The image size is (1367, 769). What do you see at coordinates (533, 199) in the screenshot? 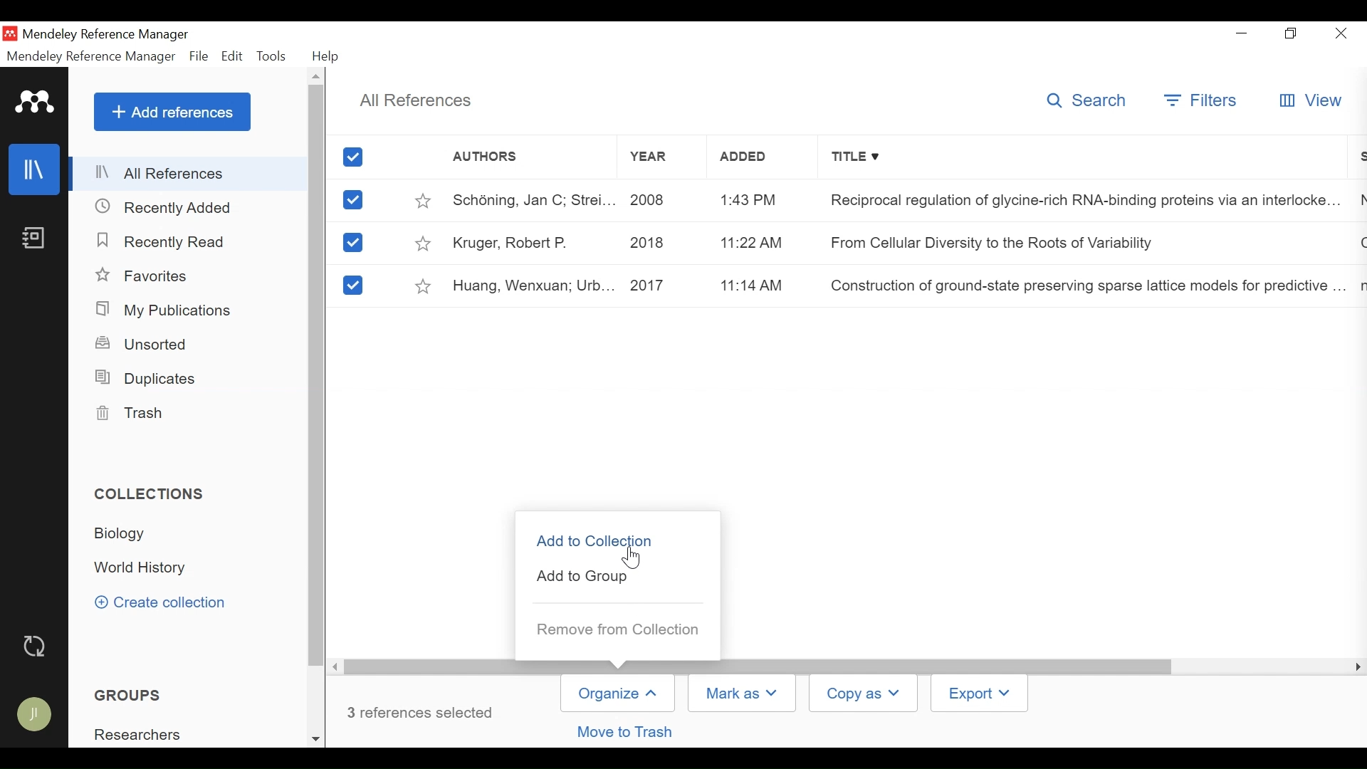
I see `Schoning, Jan C; Strei...` at bounding box center [533, 199].